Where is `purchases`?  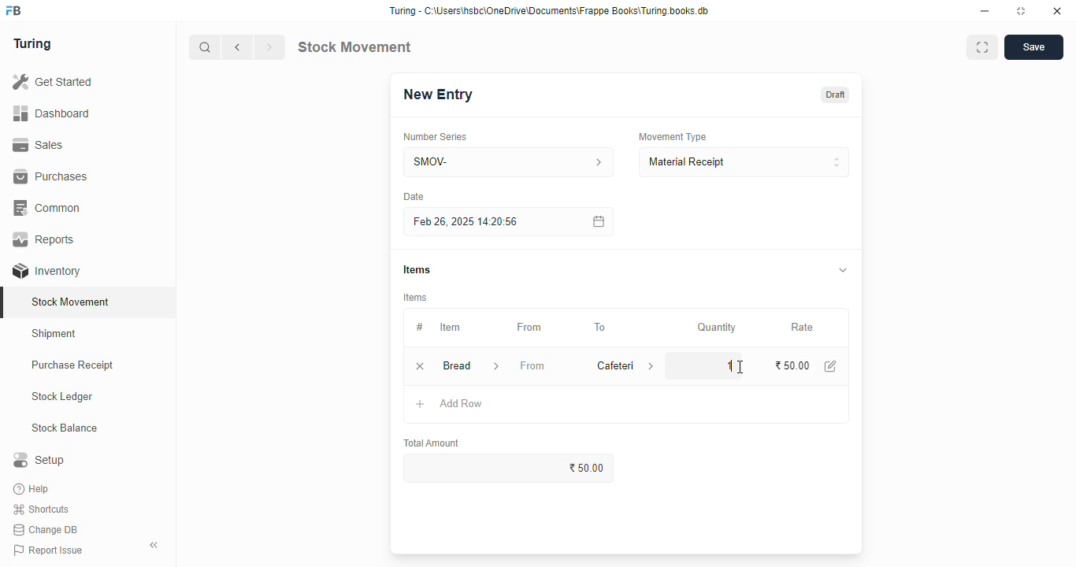
purchases is located at coordinates (50, 176).